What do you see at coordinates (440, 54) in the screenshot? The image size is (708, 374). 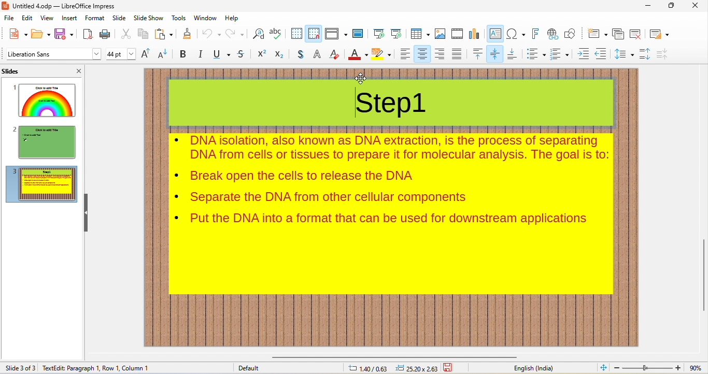 I see `align right` at bounding box center [440, 54].